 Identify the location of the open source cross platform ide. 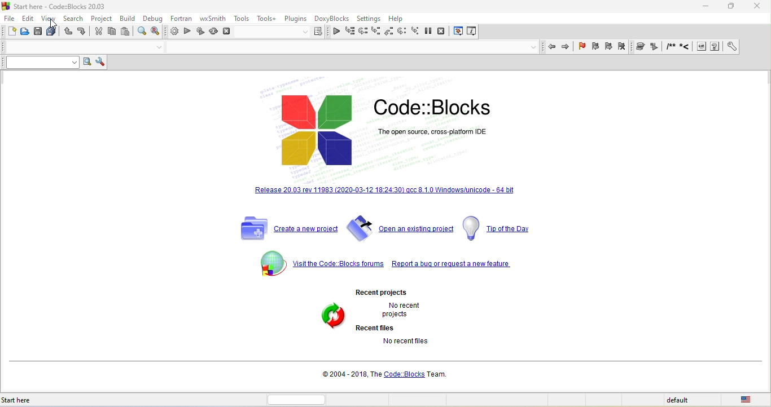
(437, 131).